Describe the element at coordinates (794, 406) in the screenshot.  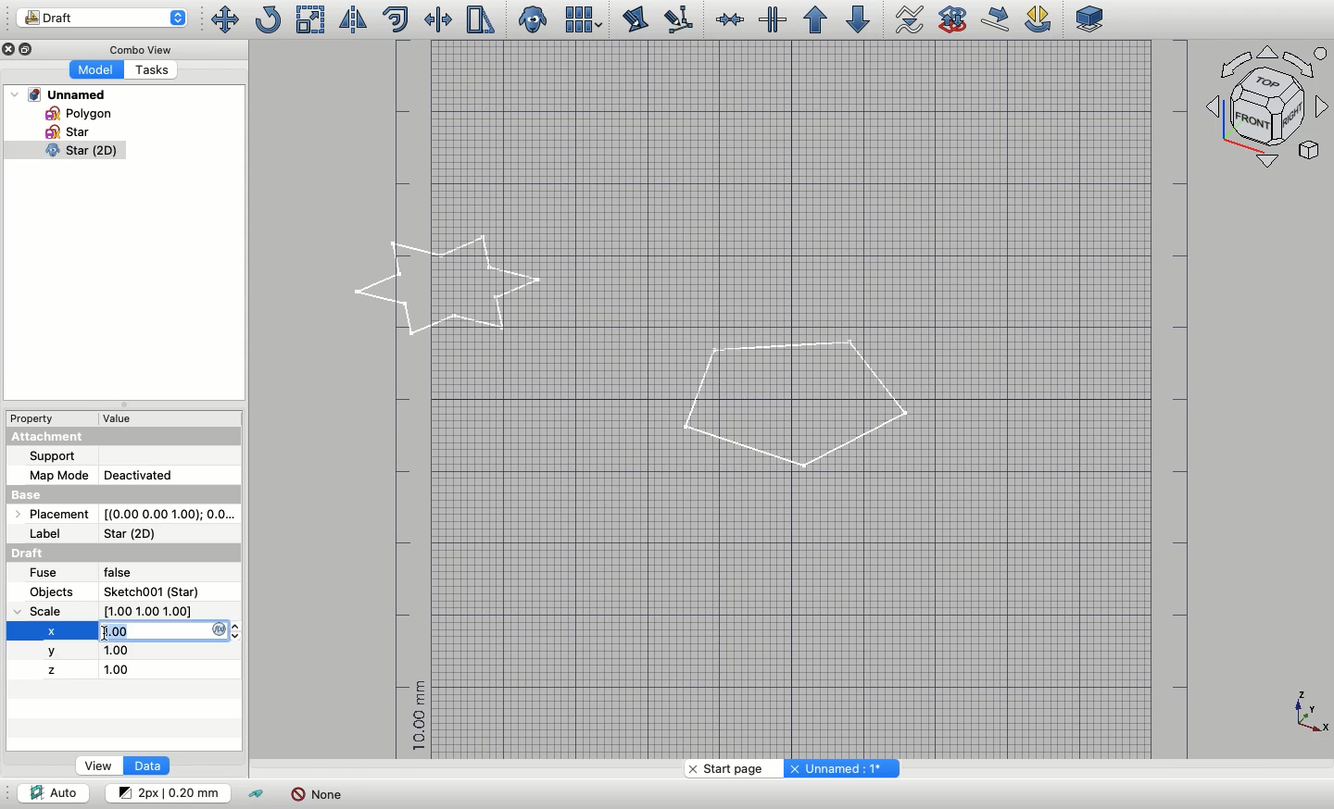
I see `Polygon` at that location.